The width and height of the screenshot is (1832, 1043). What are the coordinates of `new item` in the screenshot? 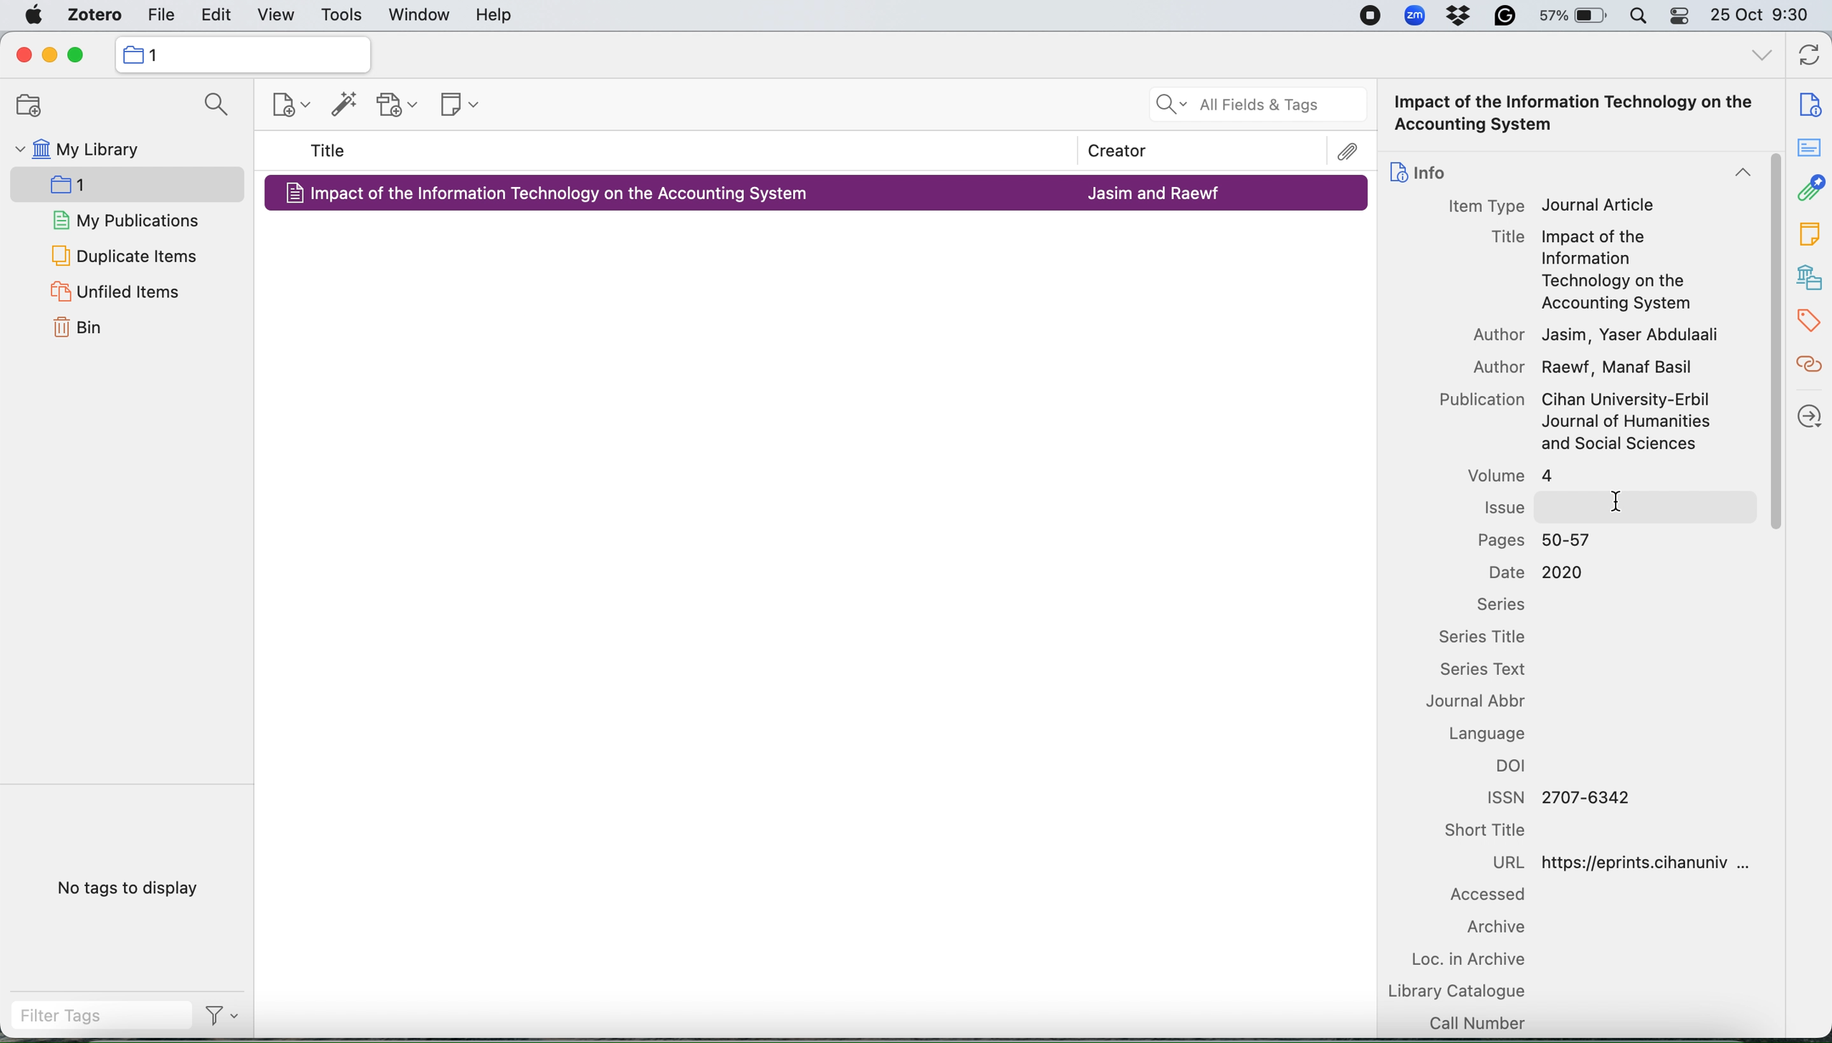 It's located at (290, 106).